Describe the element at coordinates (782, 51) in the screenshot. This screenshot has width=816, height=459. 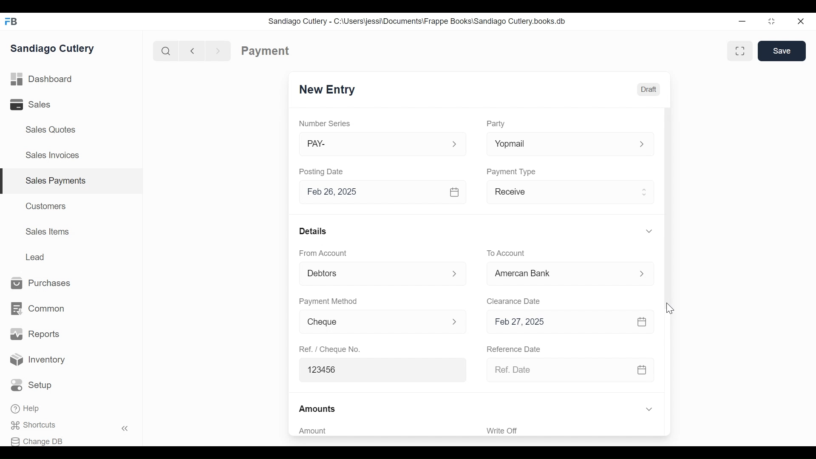
I see `Save` at that location.